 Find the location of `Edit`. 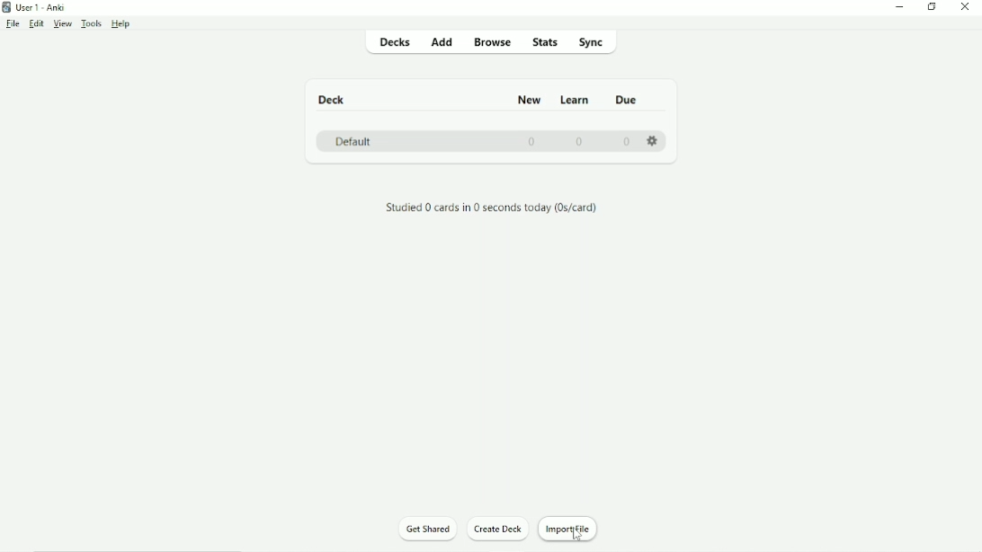

Edit is located at coordinates (36, 24).